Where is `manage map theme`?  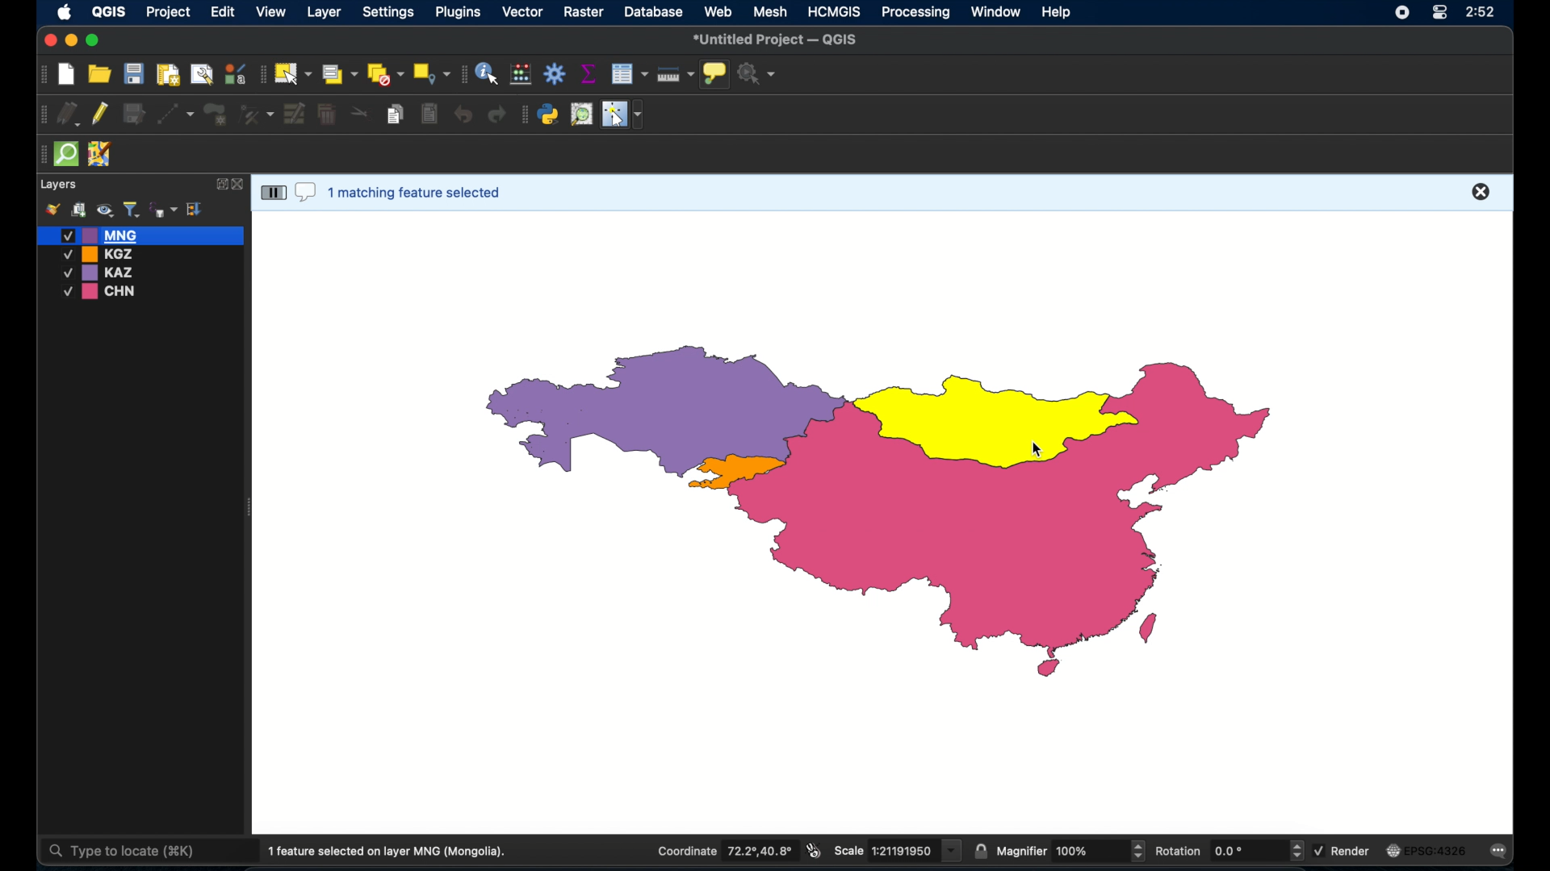
manage map theme is located at coordinates (104, 210).